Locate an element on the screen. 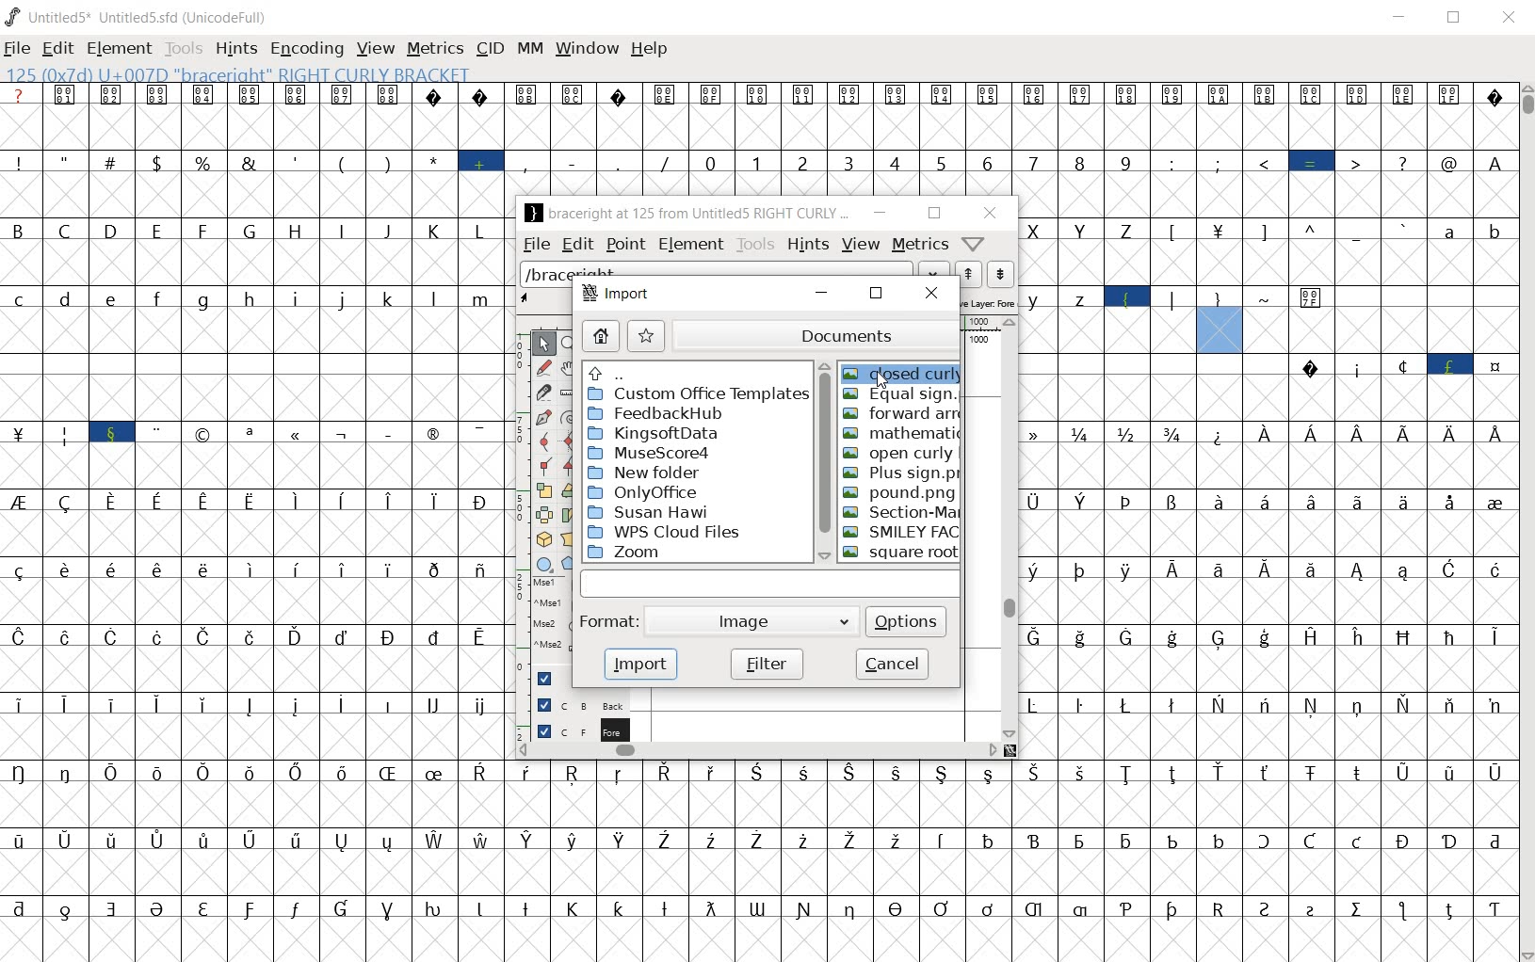 The height and width of the screenshot is (962, 1535). scroll by hand is located at coordinates (570, 368).